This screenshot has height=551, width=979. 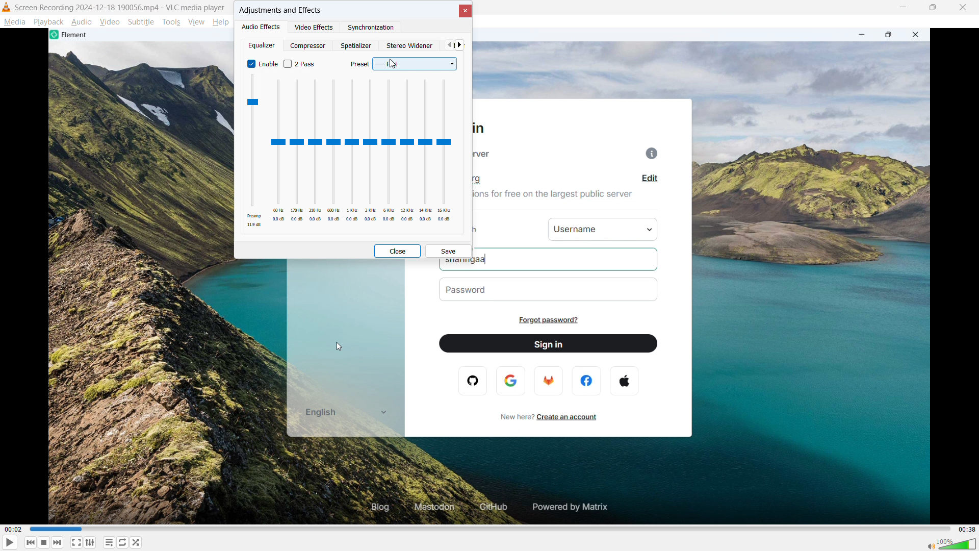 What do you see at coordinates (356, 45) in the screenshot?
I see `Spatializer ` at bounding box center [356, 45].